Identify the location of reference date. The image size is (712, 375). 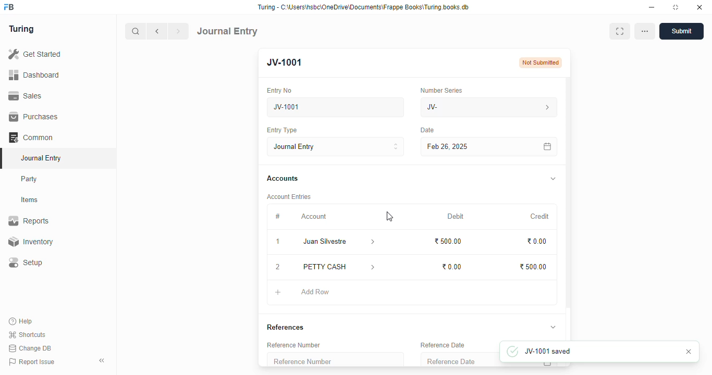
(460, 360).